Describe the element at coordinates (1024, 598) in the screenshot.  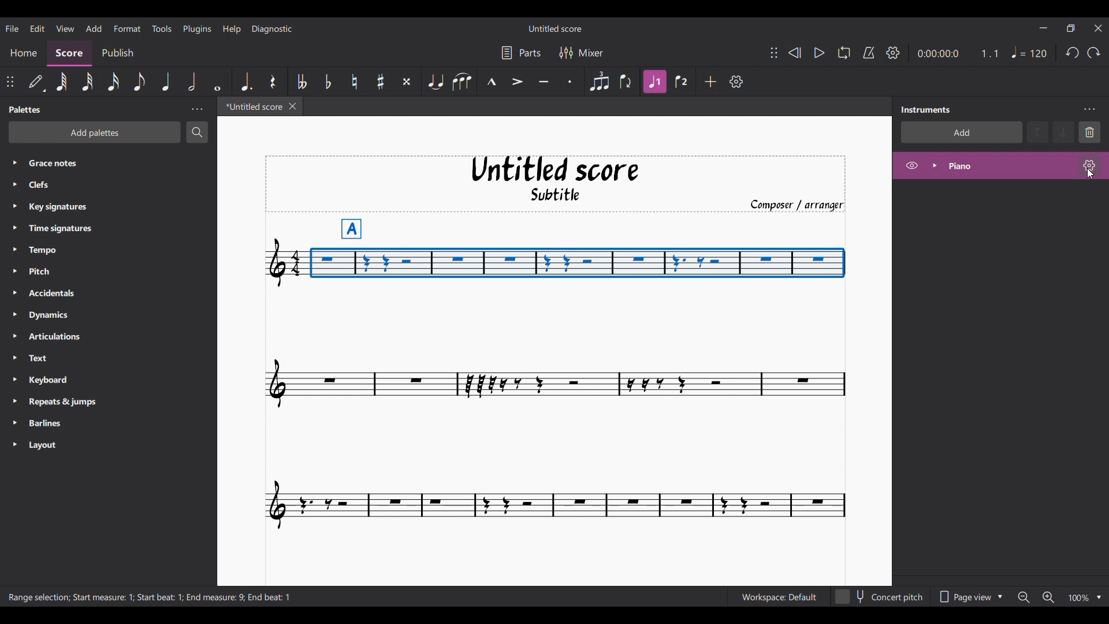
I see `Zoom out` at that location.